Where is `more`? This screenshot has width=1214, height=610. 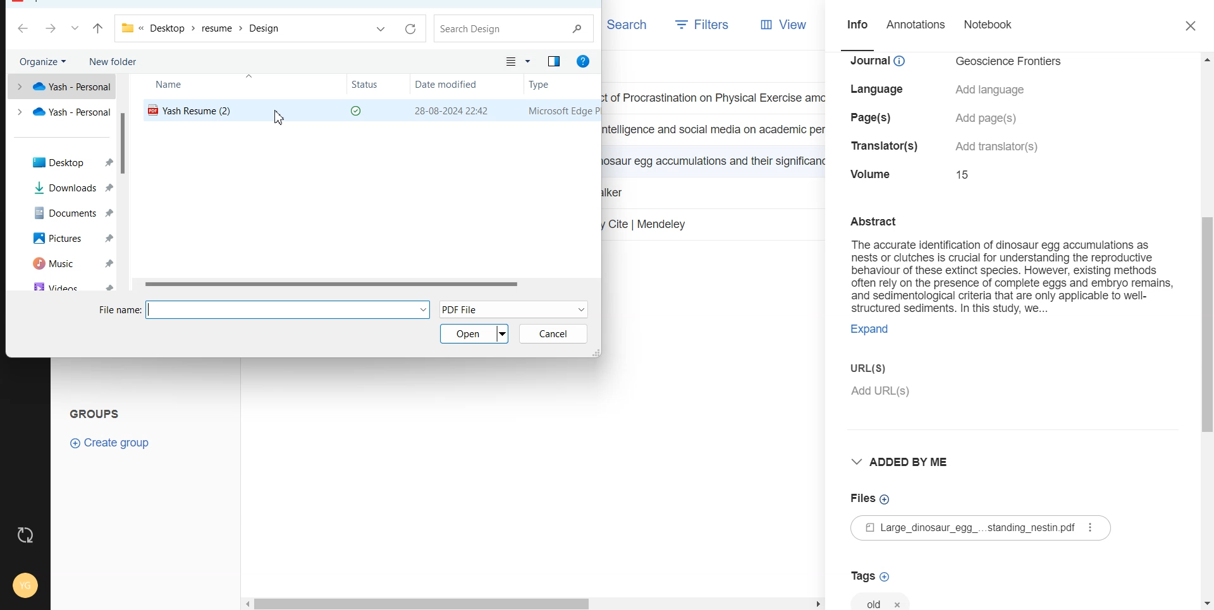
more is located at coordinates (1091, 528).